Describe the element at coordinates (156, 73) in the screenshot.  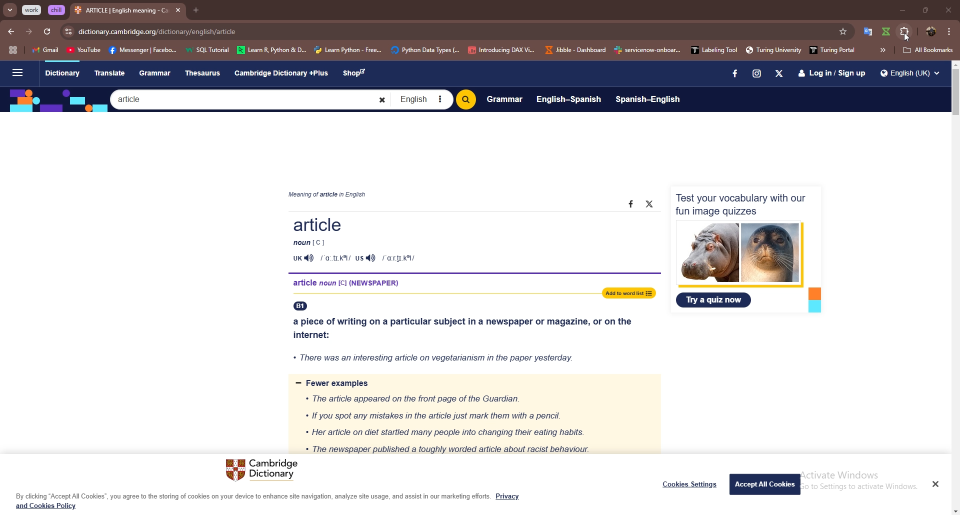
I see `Grammar` at that location.